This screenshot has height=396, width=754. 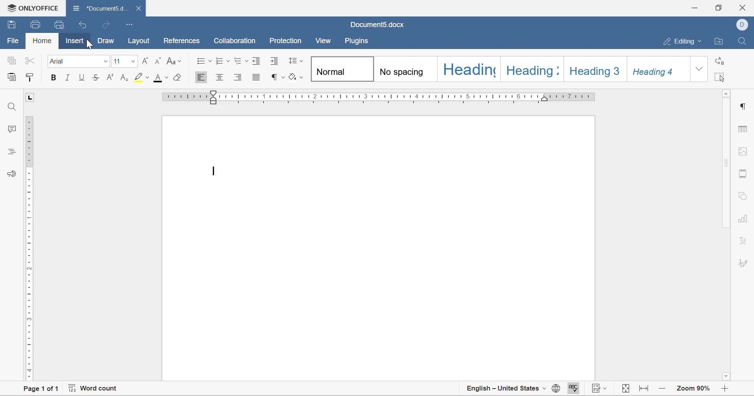 I want to click on paste, so click(x=11, y=77).